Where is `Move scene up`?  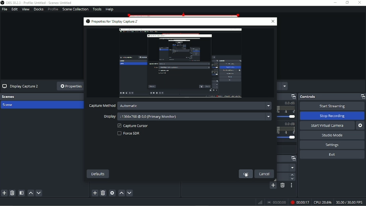 Move scene up is located at coordinates (30, 193).